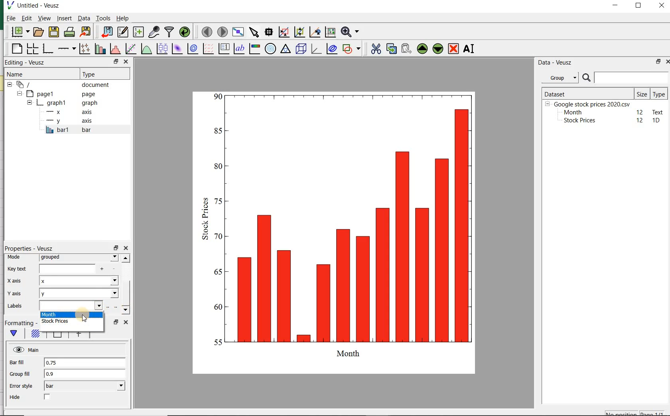 Image resolution: width=670 pixels, height=416 pixels. What do you see at coordinates (224, 49) in the screenshot?
I see `plot key` at bounding box center [224, 49].